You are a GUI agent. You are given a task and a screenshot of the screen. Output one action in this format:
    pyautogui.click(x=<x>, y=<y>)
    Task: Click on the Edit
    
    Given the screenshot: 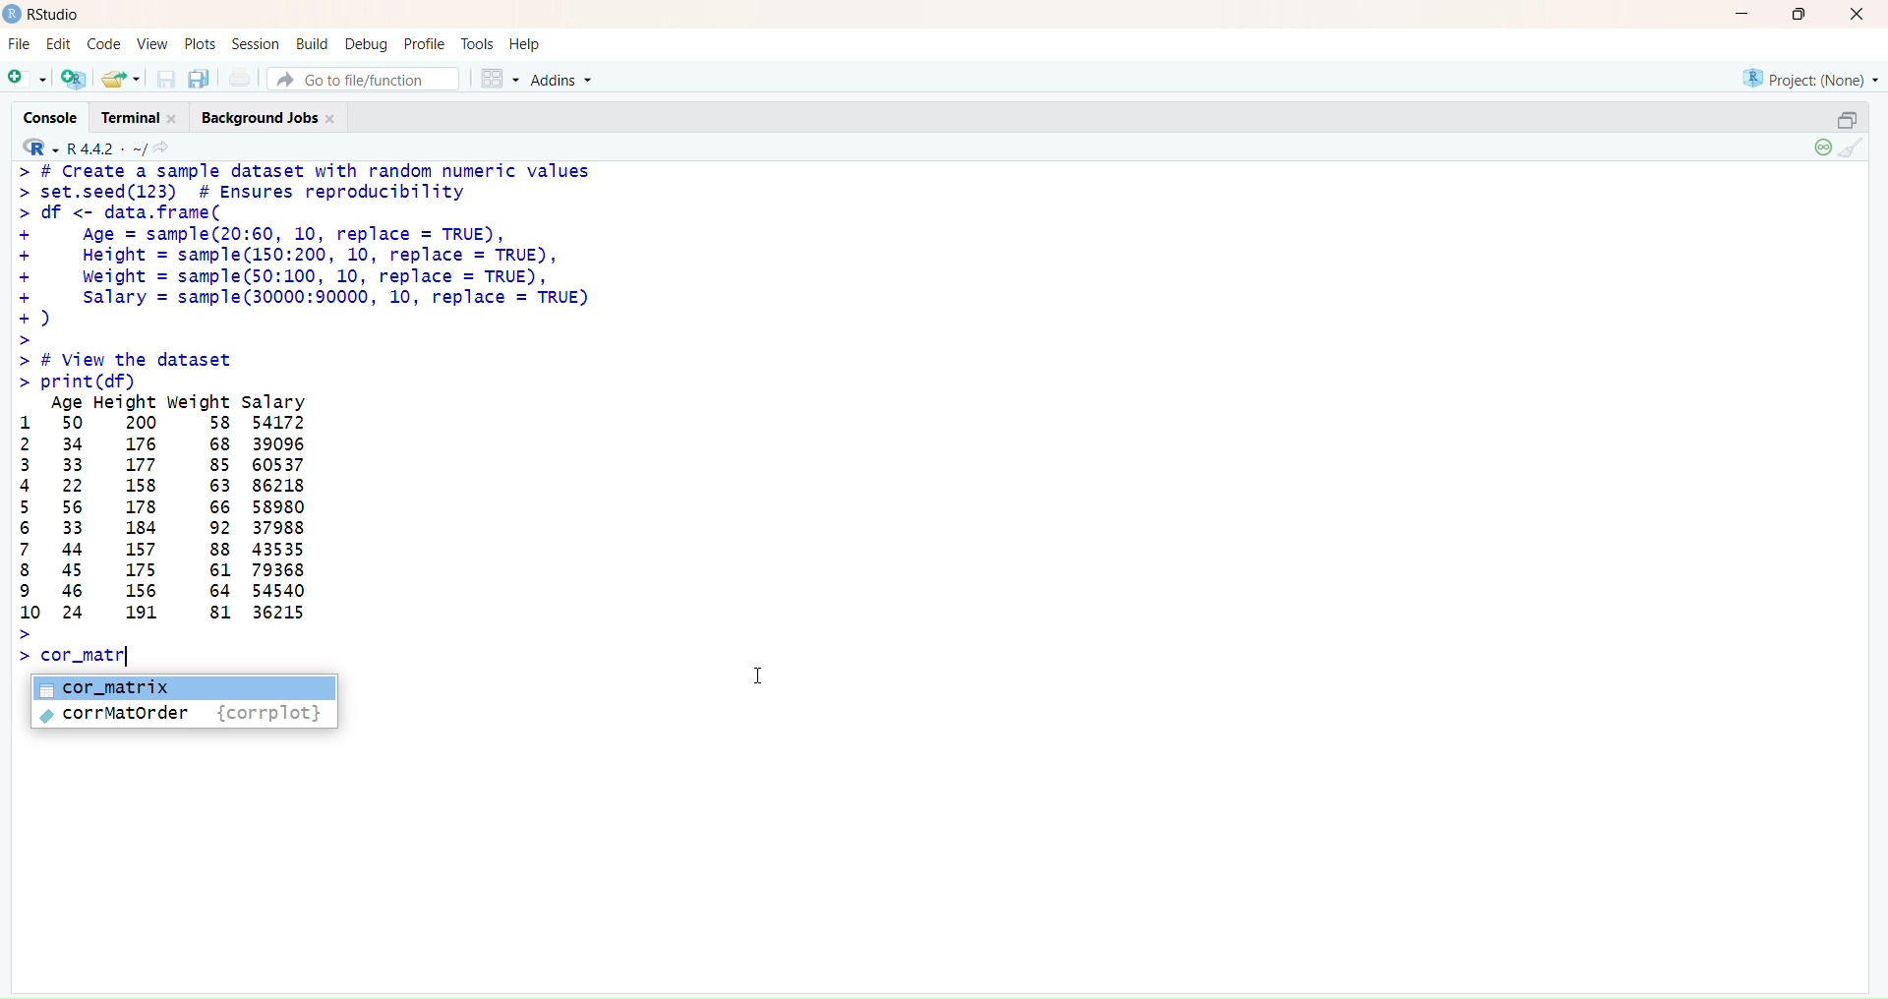 What is the action you would take?
    pyautogui.click(x=60, y=45)
    